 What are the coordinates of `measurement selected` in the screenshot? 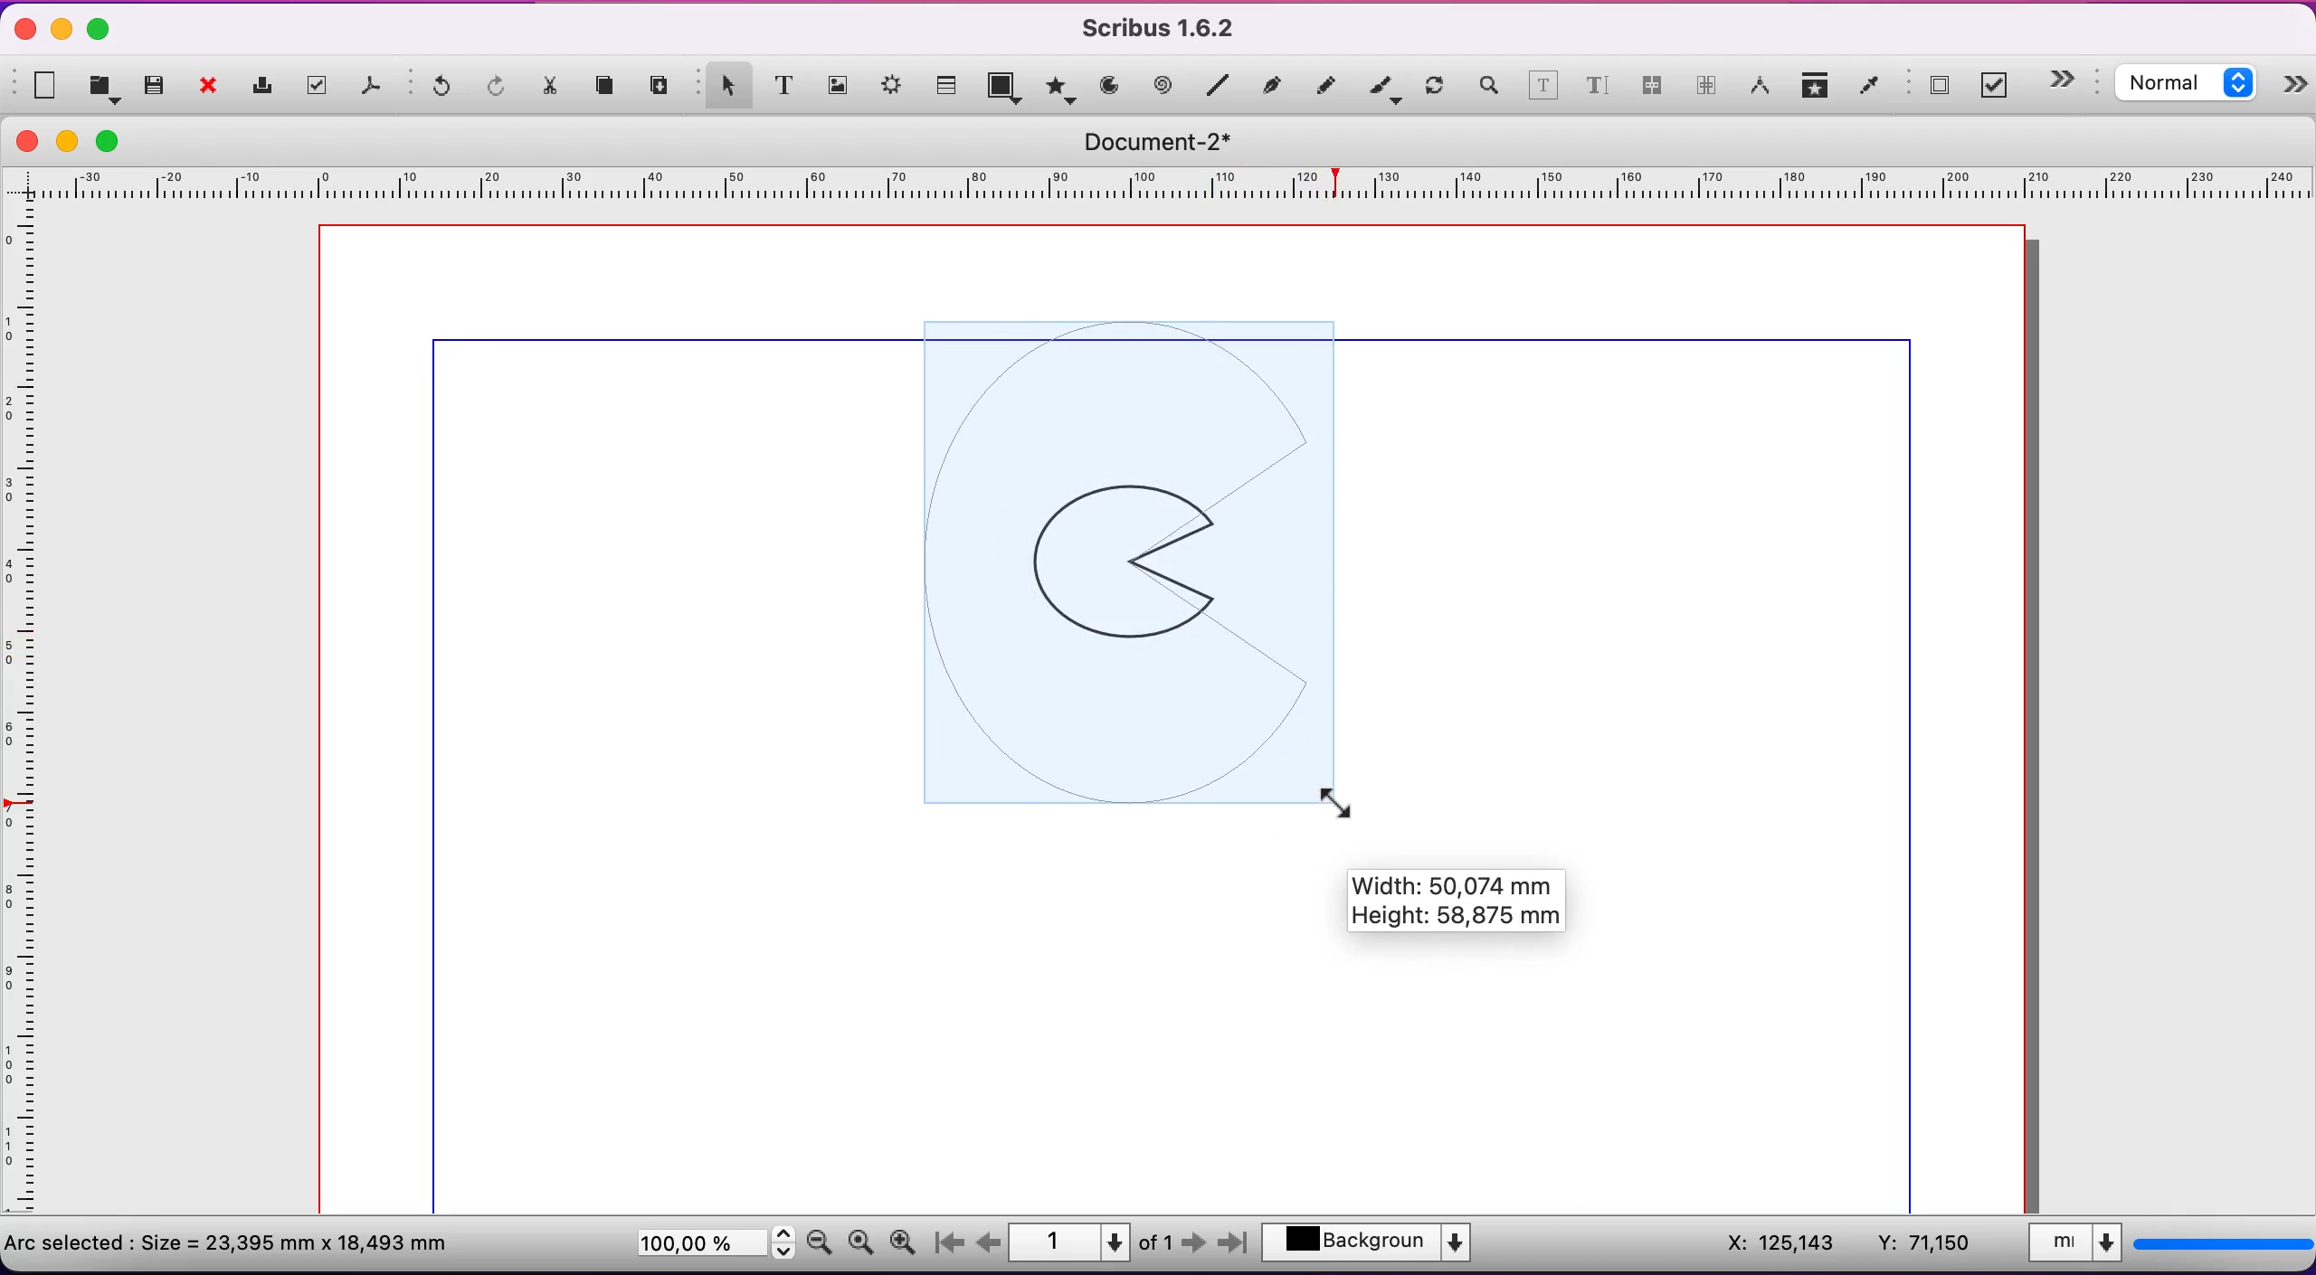 It's located at (2167, 1246).